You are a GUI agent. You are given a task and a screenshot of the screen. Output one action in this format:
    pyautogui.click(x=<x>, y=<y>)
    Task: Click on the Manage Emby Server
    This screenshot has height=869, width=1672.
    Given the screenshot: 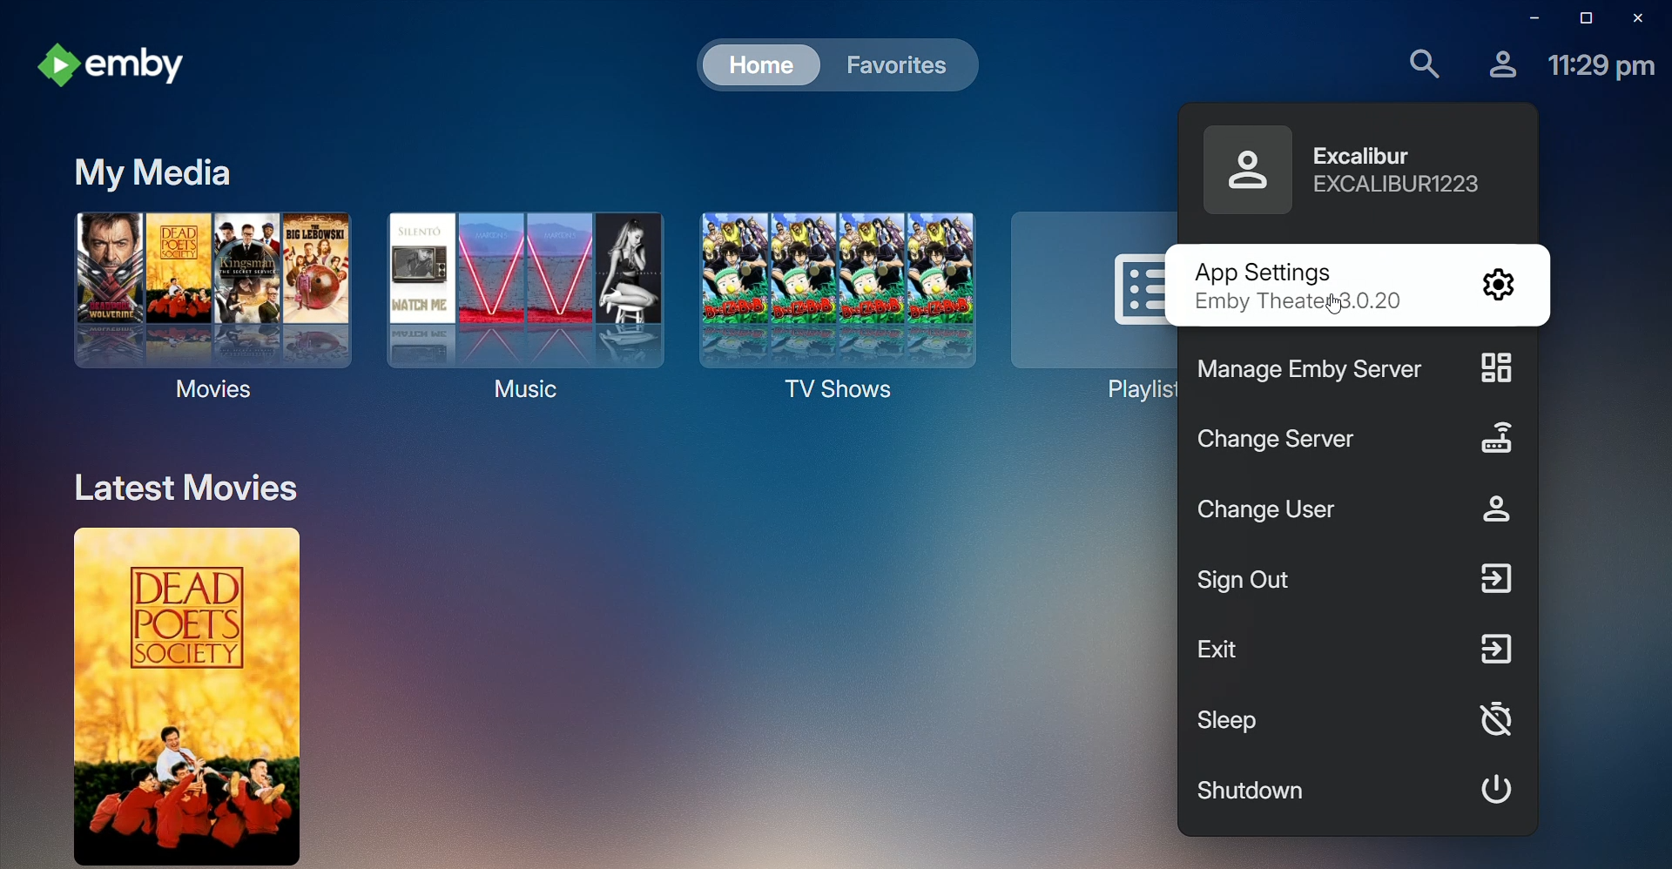 What is the action you would take?
    pyautogui.click(x=1358, y=369)
    